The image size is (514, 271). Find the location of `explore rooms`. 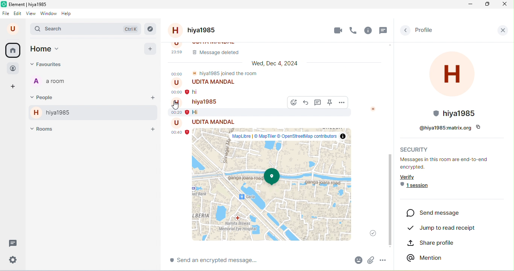

explore rooms is located at coordinates (150, 29).